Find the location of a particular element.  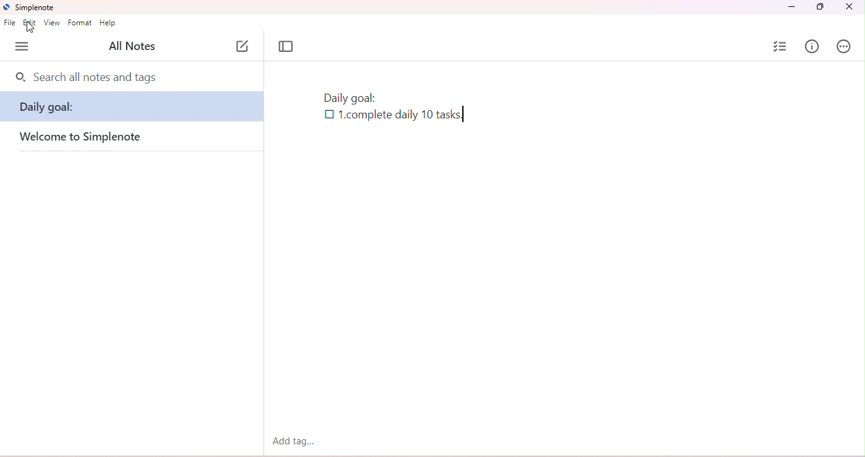

info is located at coordinates (812, 46).